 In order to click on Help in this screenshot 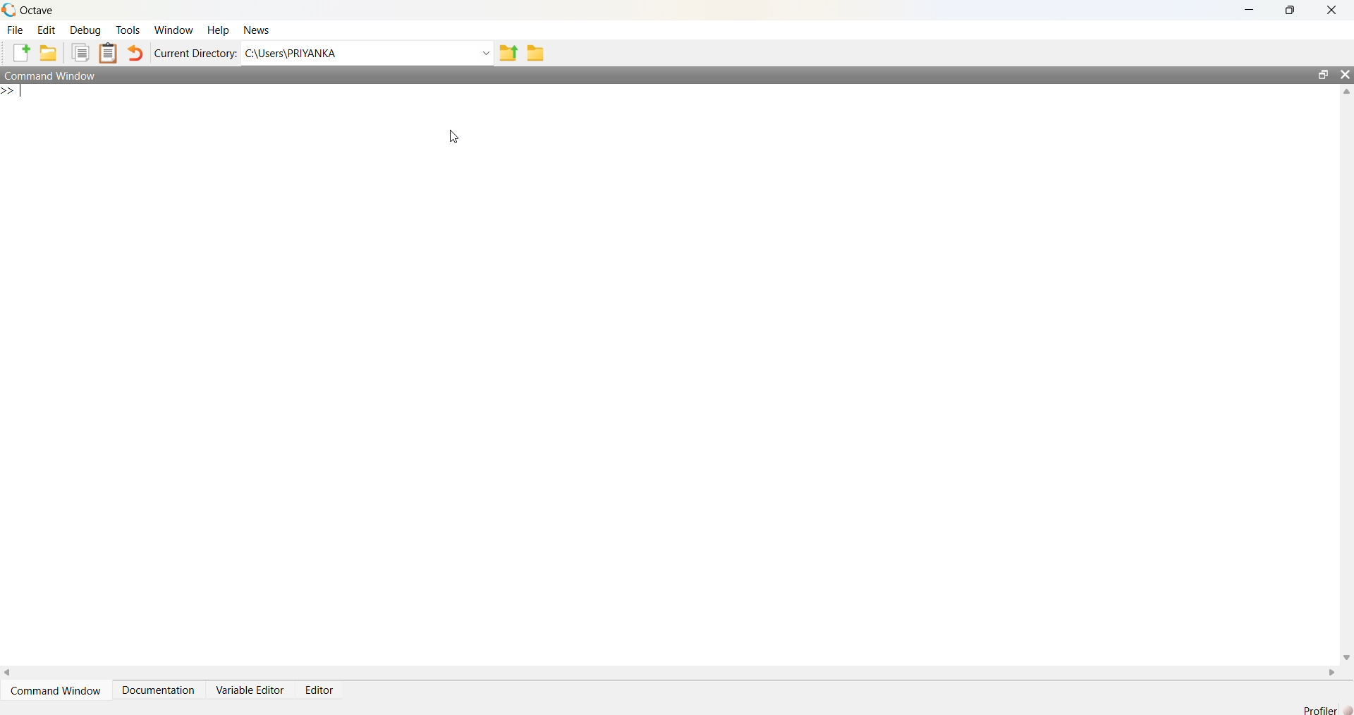, I will do `click(221, 30)`.